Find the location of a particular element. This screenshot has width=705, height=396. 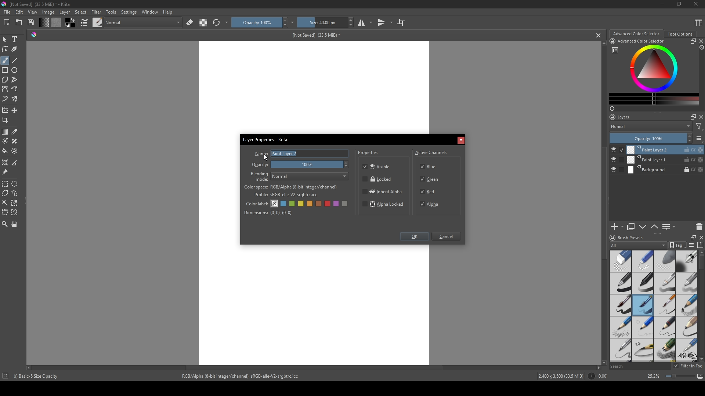

list is located at coordinates (615, 50).